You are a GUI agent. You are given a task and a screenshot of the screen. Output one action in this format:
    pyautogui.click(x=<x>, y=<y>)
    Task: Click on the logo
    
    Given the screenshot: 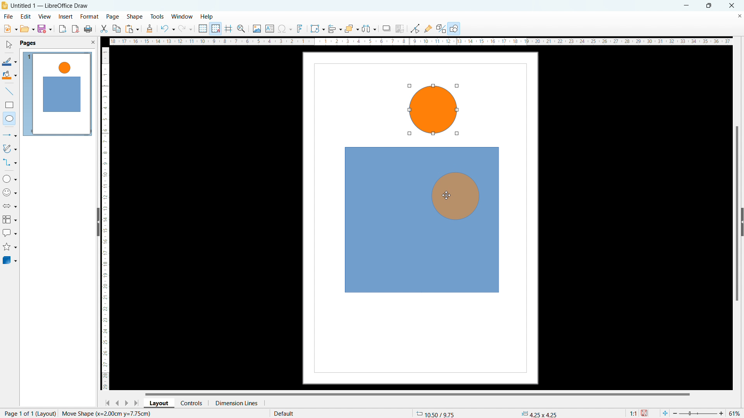 What is the action you would take?
    pyautogui.click(x=5, y=5)
    